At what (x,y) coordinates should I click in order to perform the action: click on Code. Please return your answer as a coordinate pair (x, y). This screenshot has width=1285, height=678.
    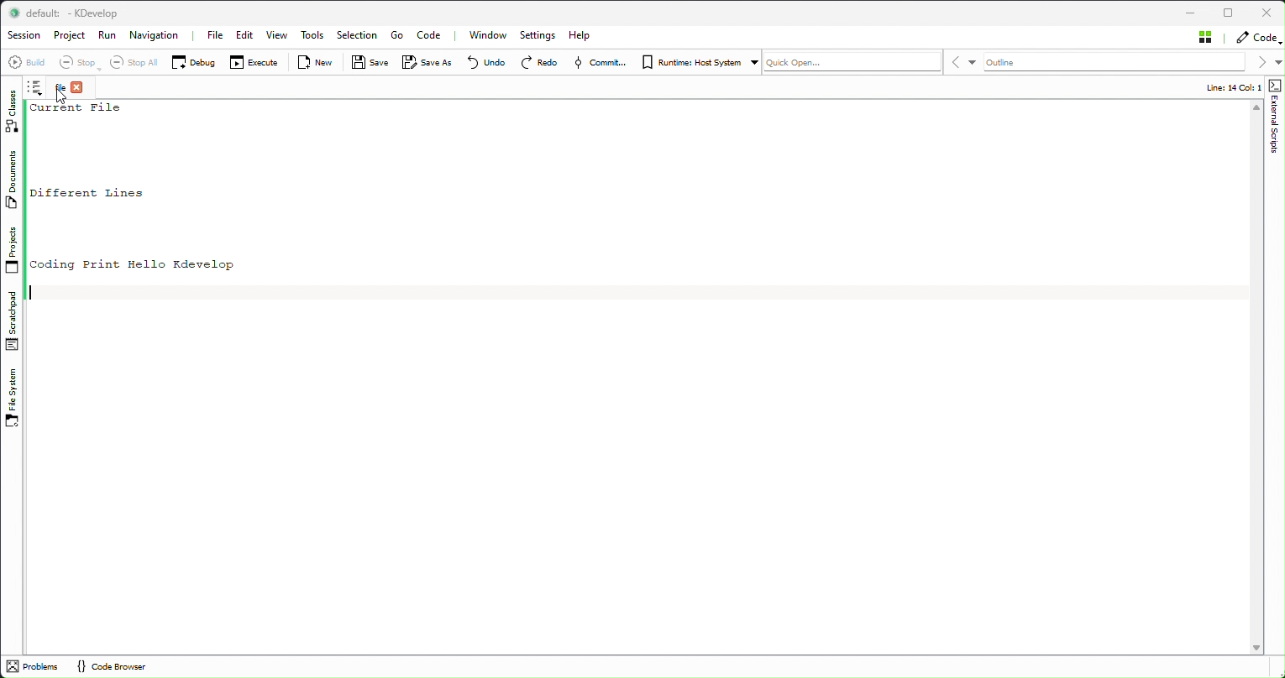
    Looking at the image, I should click on (429, 35).